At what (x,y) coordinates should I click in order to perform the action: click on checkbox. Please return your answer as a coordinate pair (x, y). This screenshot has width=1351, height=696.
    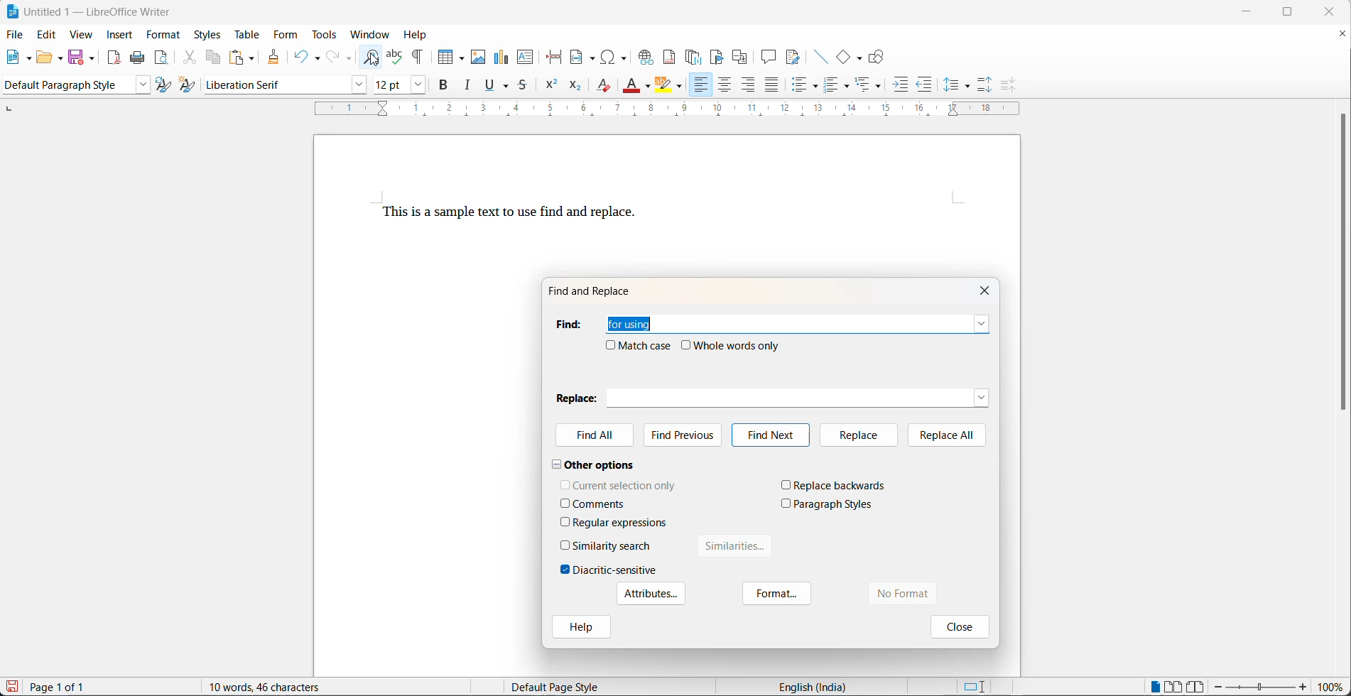
    Looking at the image, I should click on (610, 344).